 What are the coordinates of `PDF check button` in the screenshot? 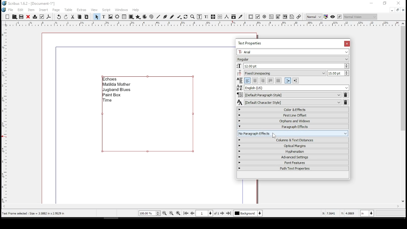 It's located at (258, 17).